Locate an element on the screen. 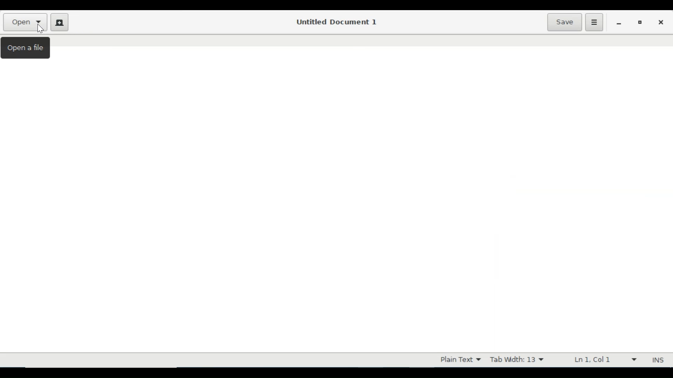 The image size is (673, 378). Text Entry Pane is located at coordinates (336, 205).